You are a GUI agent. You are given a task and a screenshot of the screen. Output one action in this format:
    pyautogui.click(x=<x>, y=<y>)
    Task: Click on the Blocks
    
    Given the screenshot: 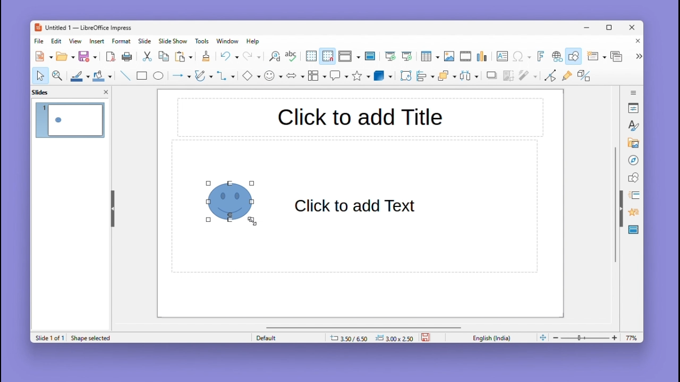 What is the action you would take?
    pyautogui.click(x=317, y=75)
    